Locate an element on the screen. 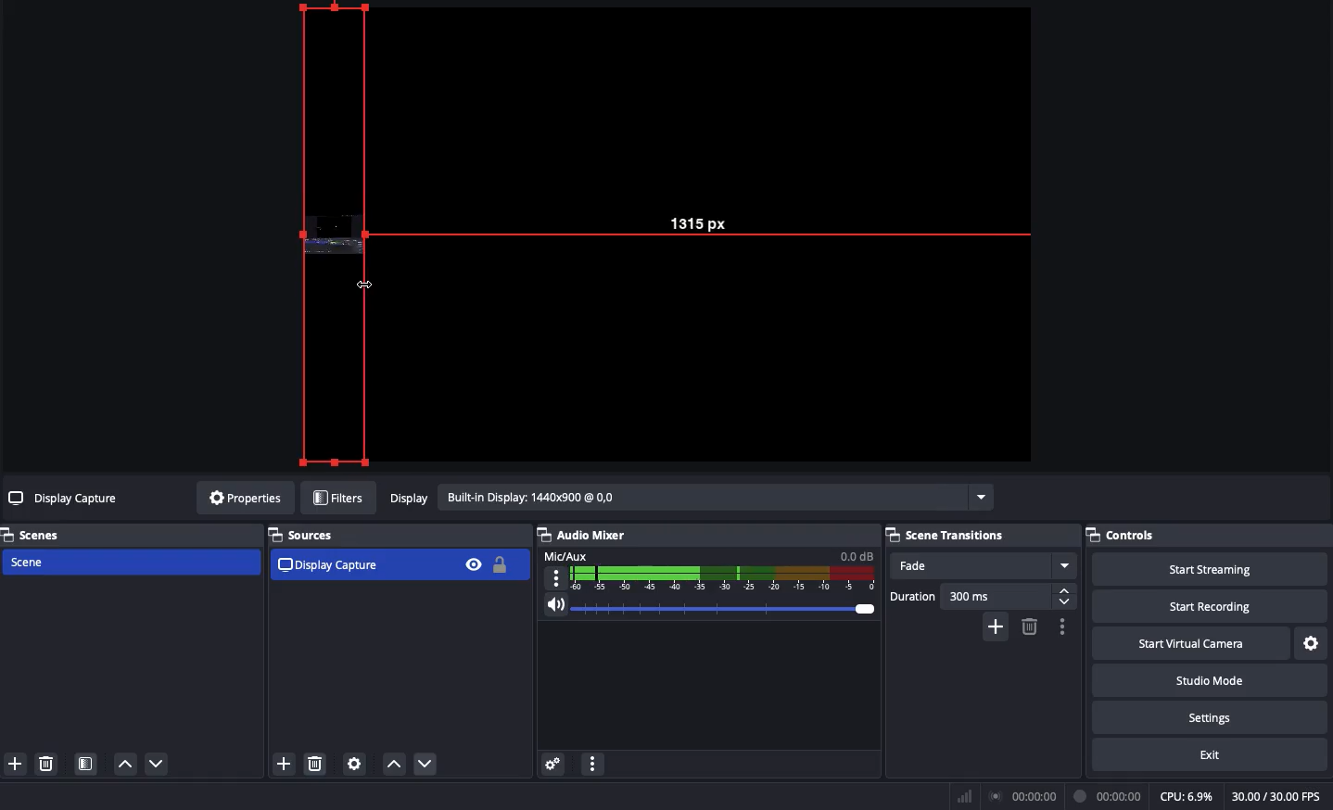 The width and height of the screenshot is (1333, 810). Scene filter is located at coordinates (86, 766).